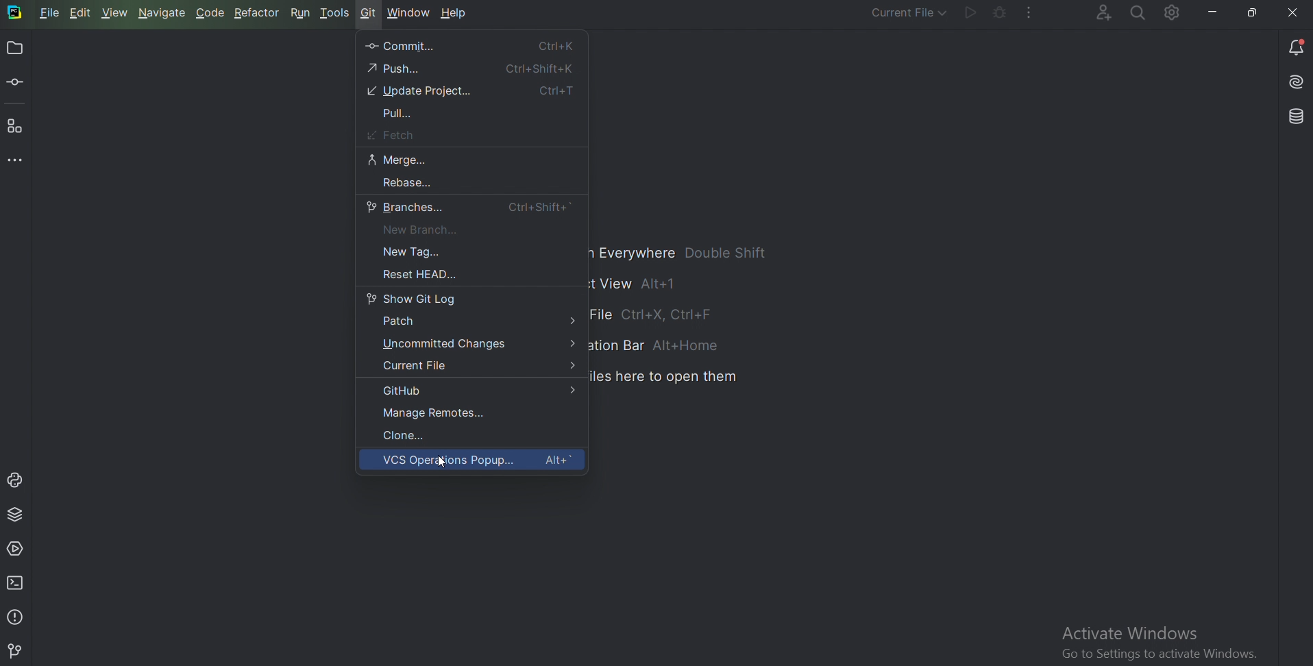 The image size is (1313, 666). Describe the element at coordinates (665, 378) in the screenshot. I see `Drop files here to open them` at that location.